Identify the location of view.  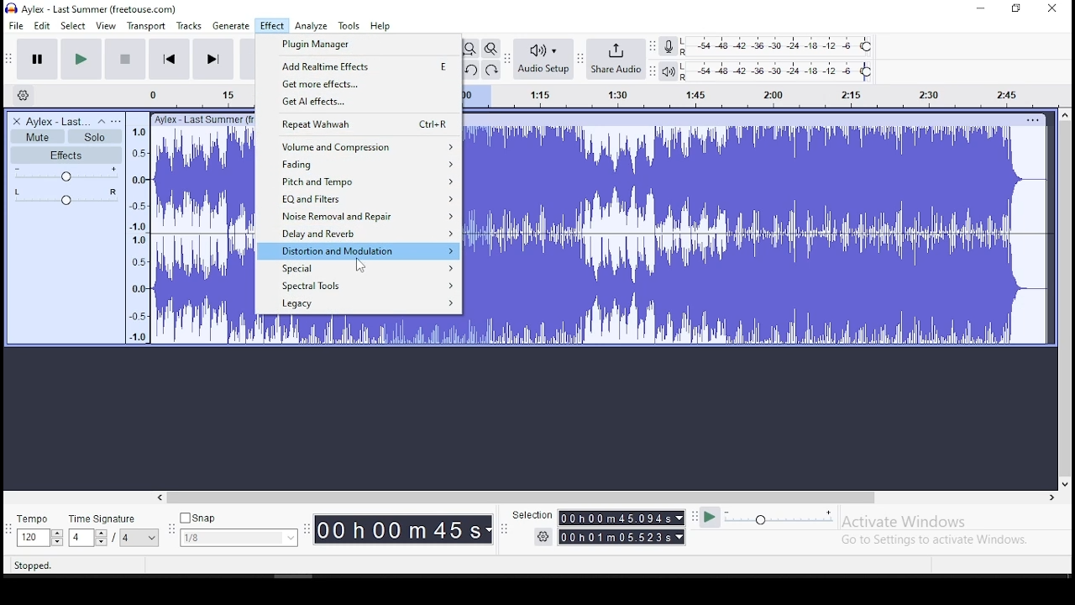
(107, 26).